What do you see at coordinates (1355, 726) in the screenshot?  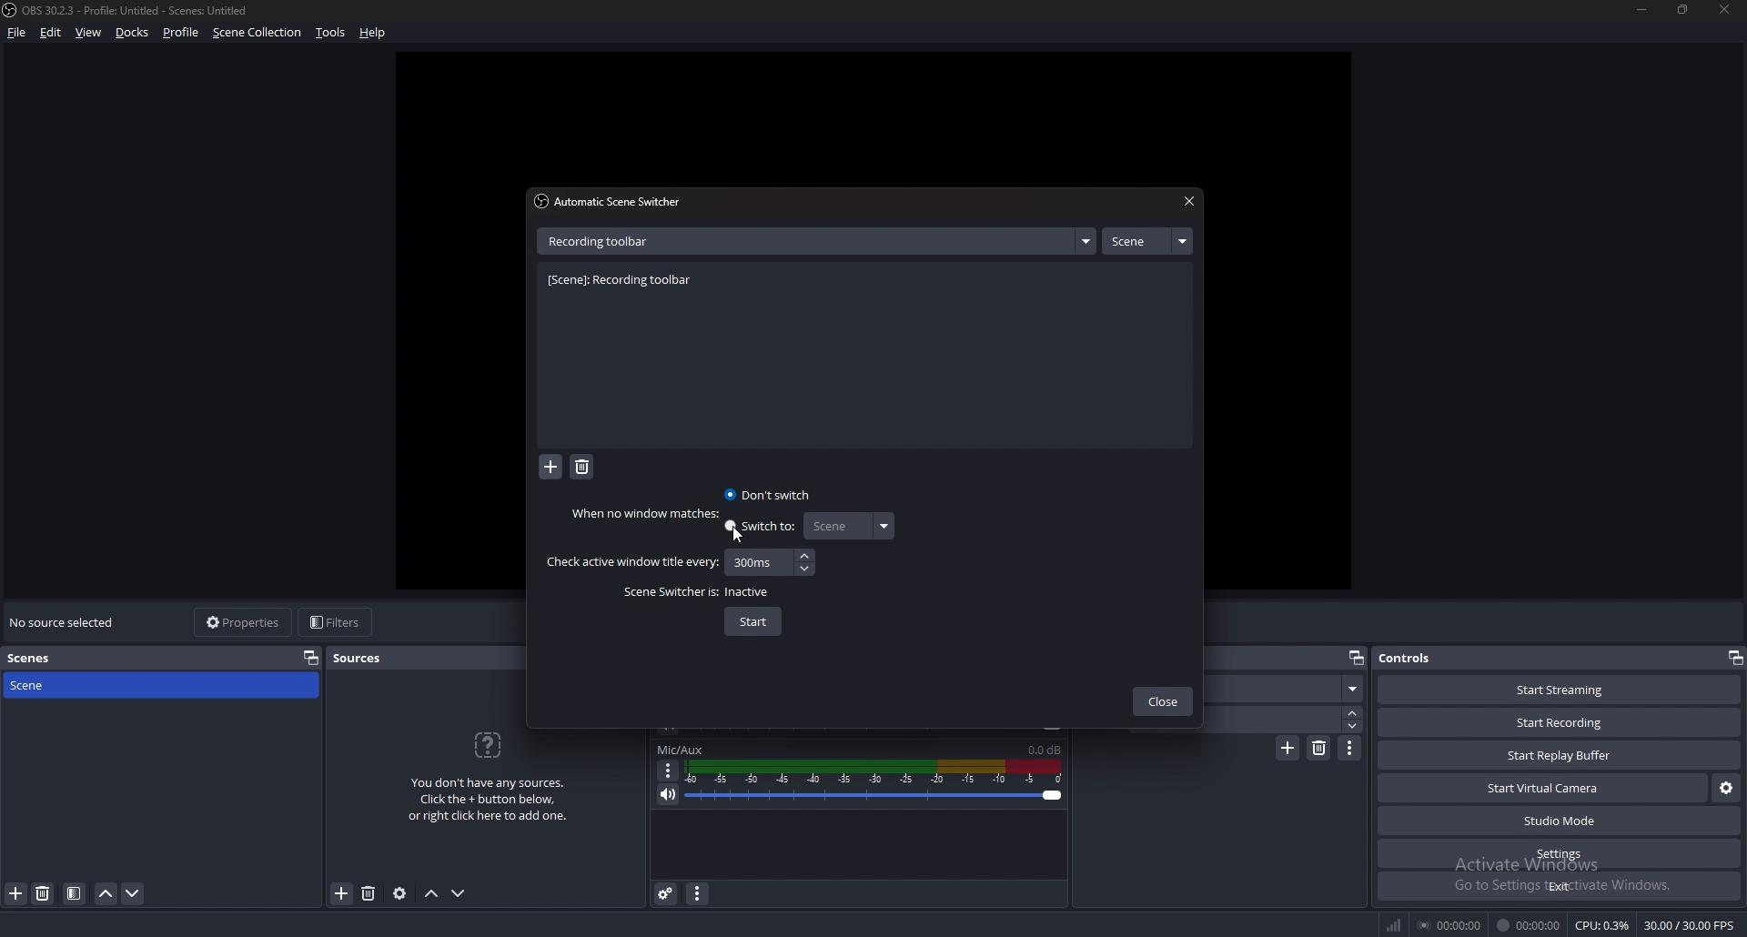 I see `decrease duration` at bounding box center [1355, 726].